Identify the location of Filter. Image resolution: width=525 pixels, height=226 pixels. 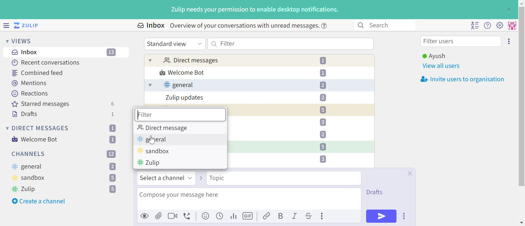
(145, 115).